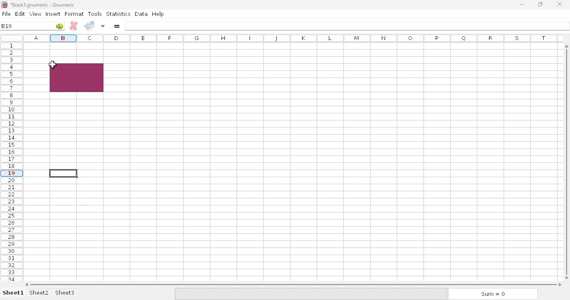  Describe the element at coordinates (74, 25) in the screenshot. I see `cancel change` at that location.